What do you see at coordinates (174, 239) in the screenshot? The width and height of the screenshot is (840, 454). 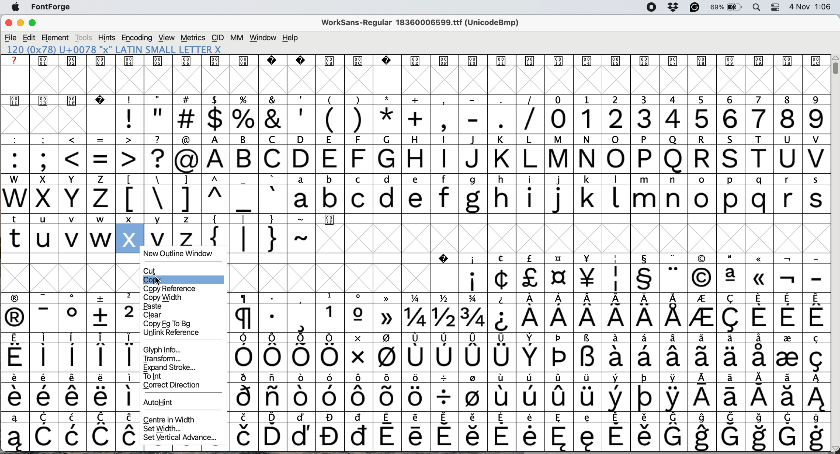 I see `v z: lower case letters` at bounding box center [174, 239].